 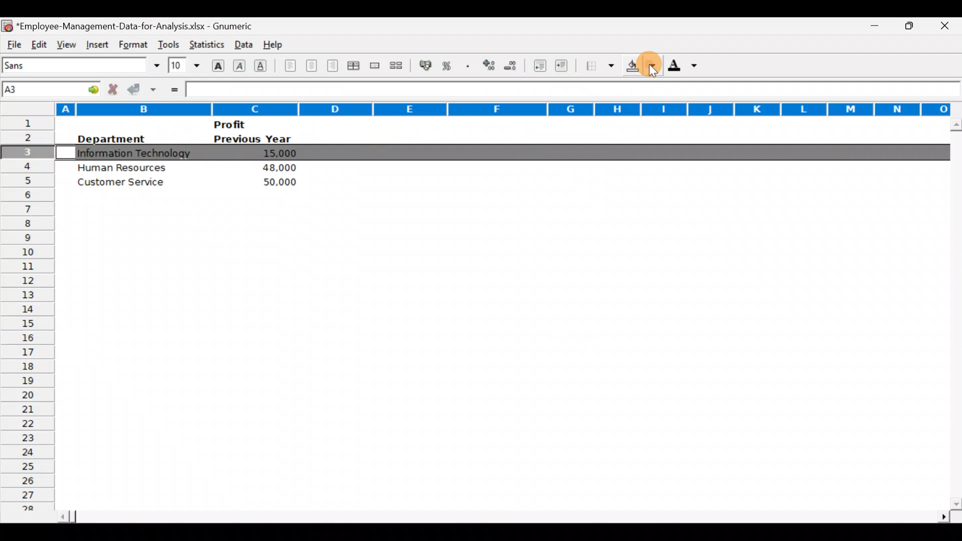 I want to click on 48,000, so click(x=278, y=168).